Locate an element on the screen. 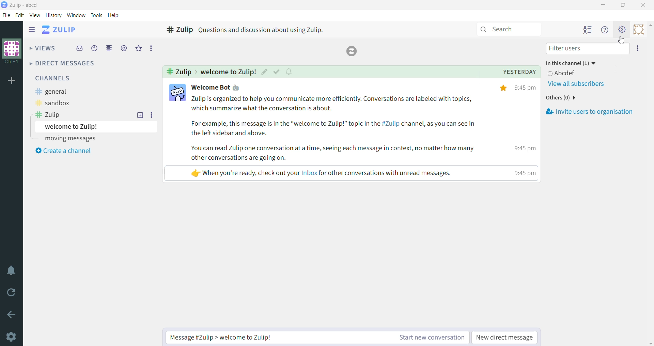  Channels is located at coordinates (52, 78).